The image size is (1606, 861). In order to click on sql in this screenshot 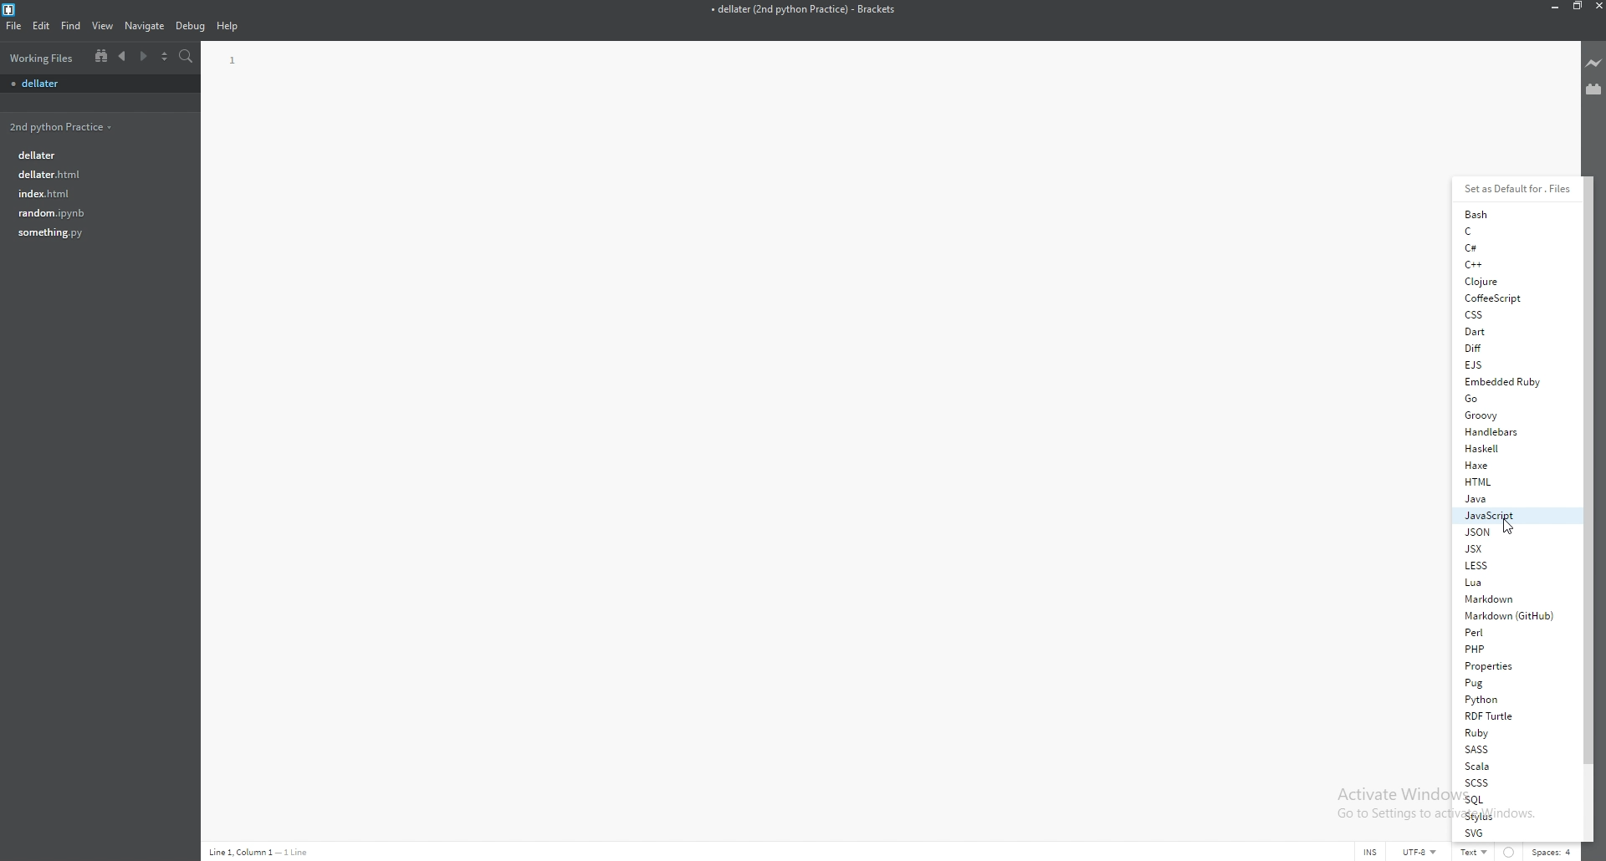, I will do `click(1506, 799)`.